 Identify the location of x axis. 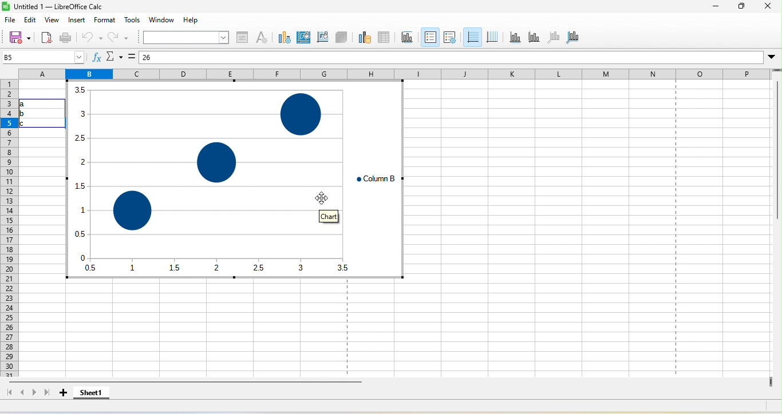
(513, 38).